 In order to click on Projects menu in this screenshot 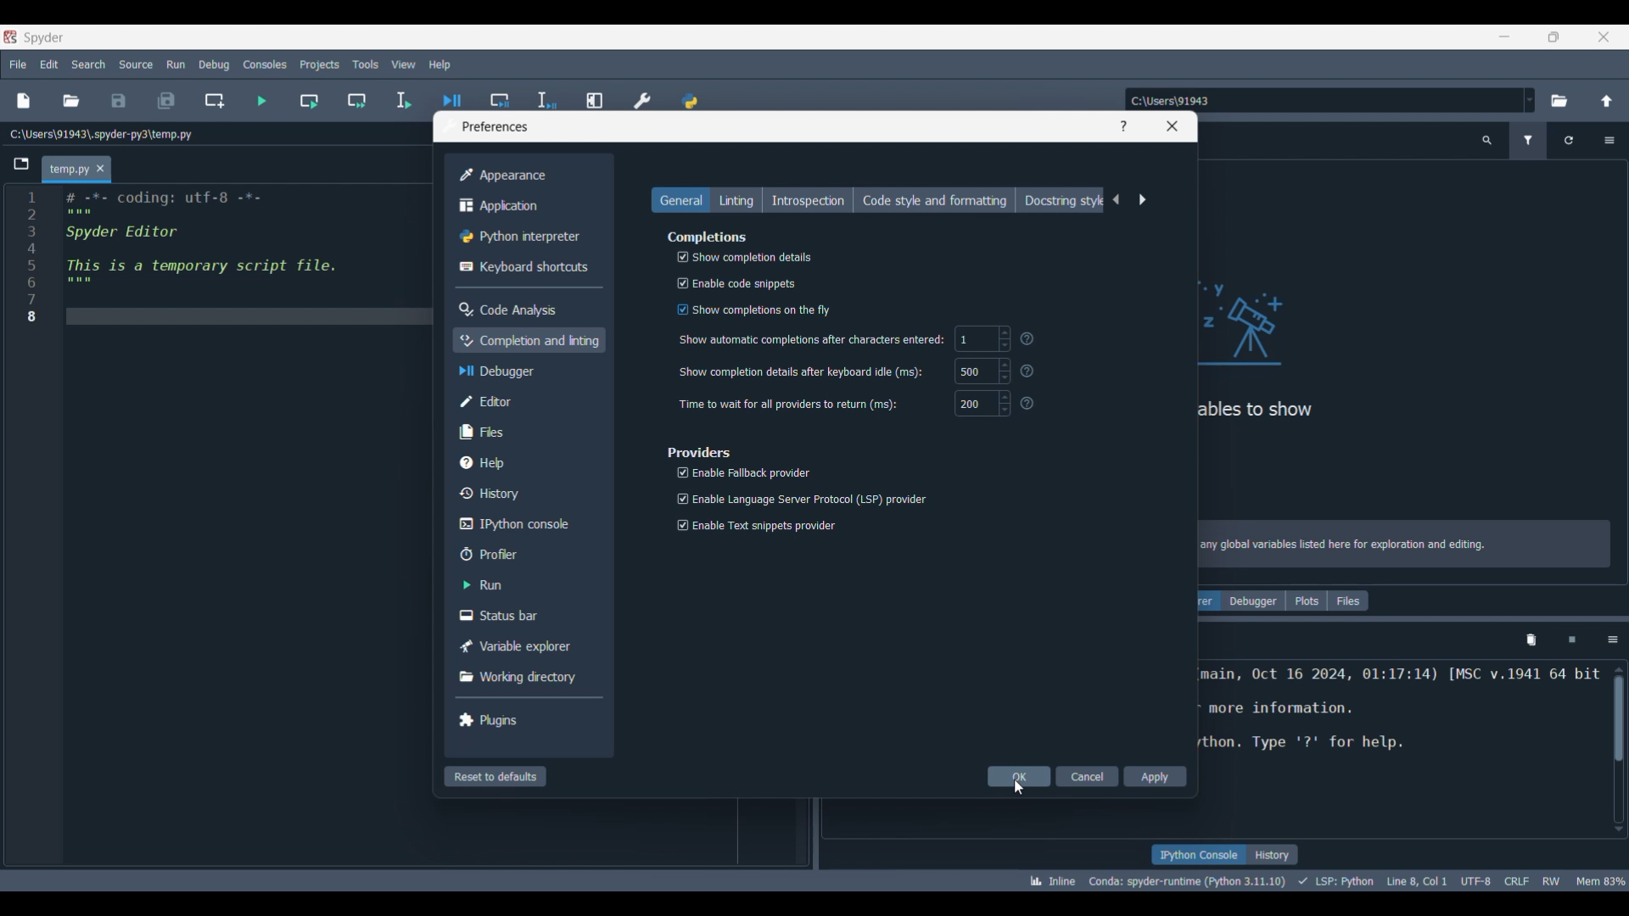, I will do `click(320, 64)`.